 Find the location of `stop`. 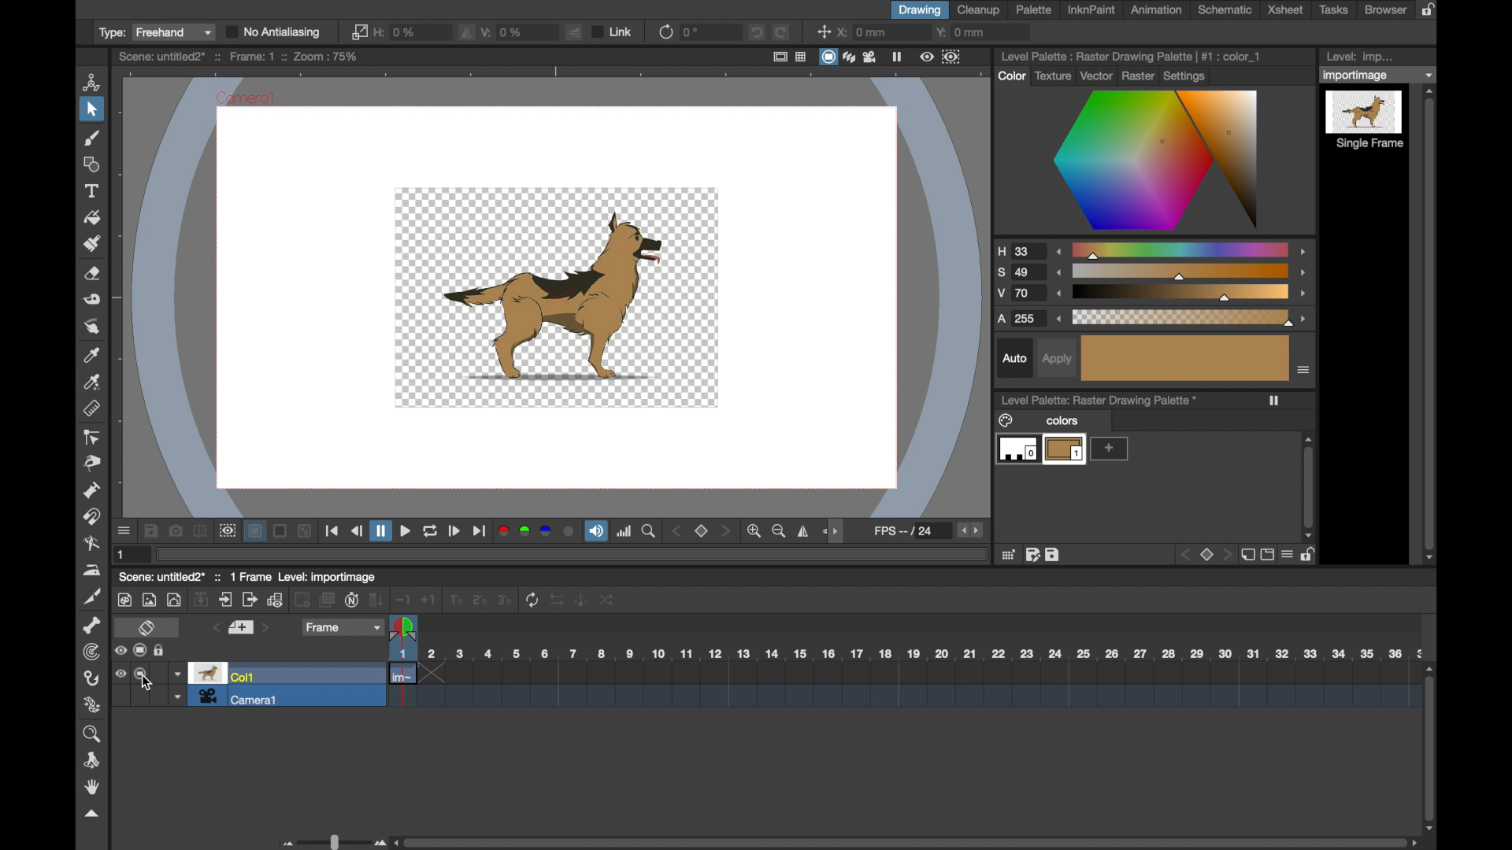

stop is located at coordinates (702, 531).